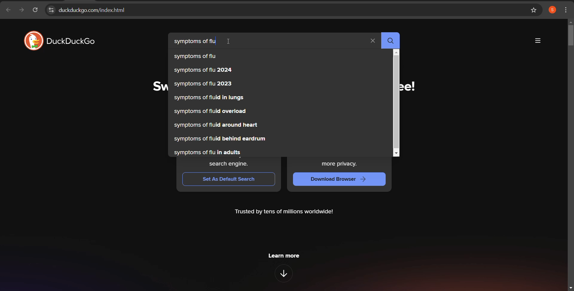 Image resolution: width=574 pixels, height=291 pixels. I want to click on search term, so click(195, 41).